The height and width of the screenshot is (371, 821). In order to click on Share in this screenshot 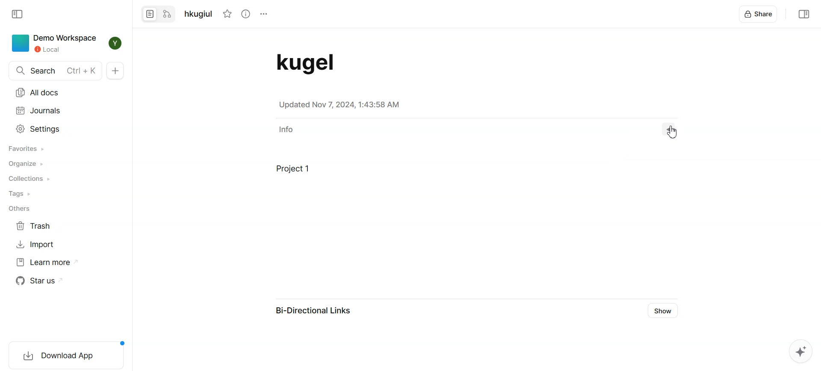, I will do `click(759, 14)`.